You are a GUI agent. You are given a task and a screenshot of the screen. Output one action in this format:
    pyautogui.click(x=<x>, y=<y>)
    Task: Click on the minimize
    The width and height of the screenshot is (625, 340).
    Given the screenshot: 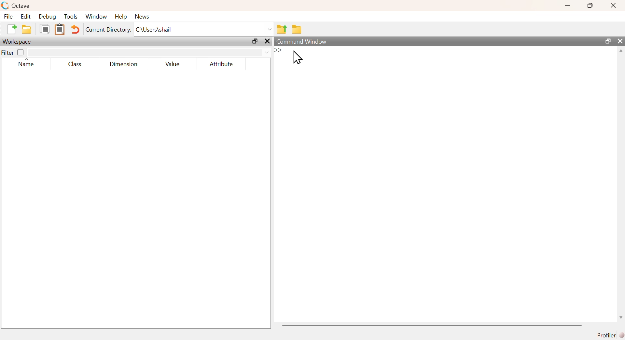 What is the action you would take?
    pyautogui.click(x=567, y=6)
    